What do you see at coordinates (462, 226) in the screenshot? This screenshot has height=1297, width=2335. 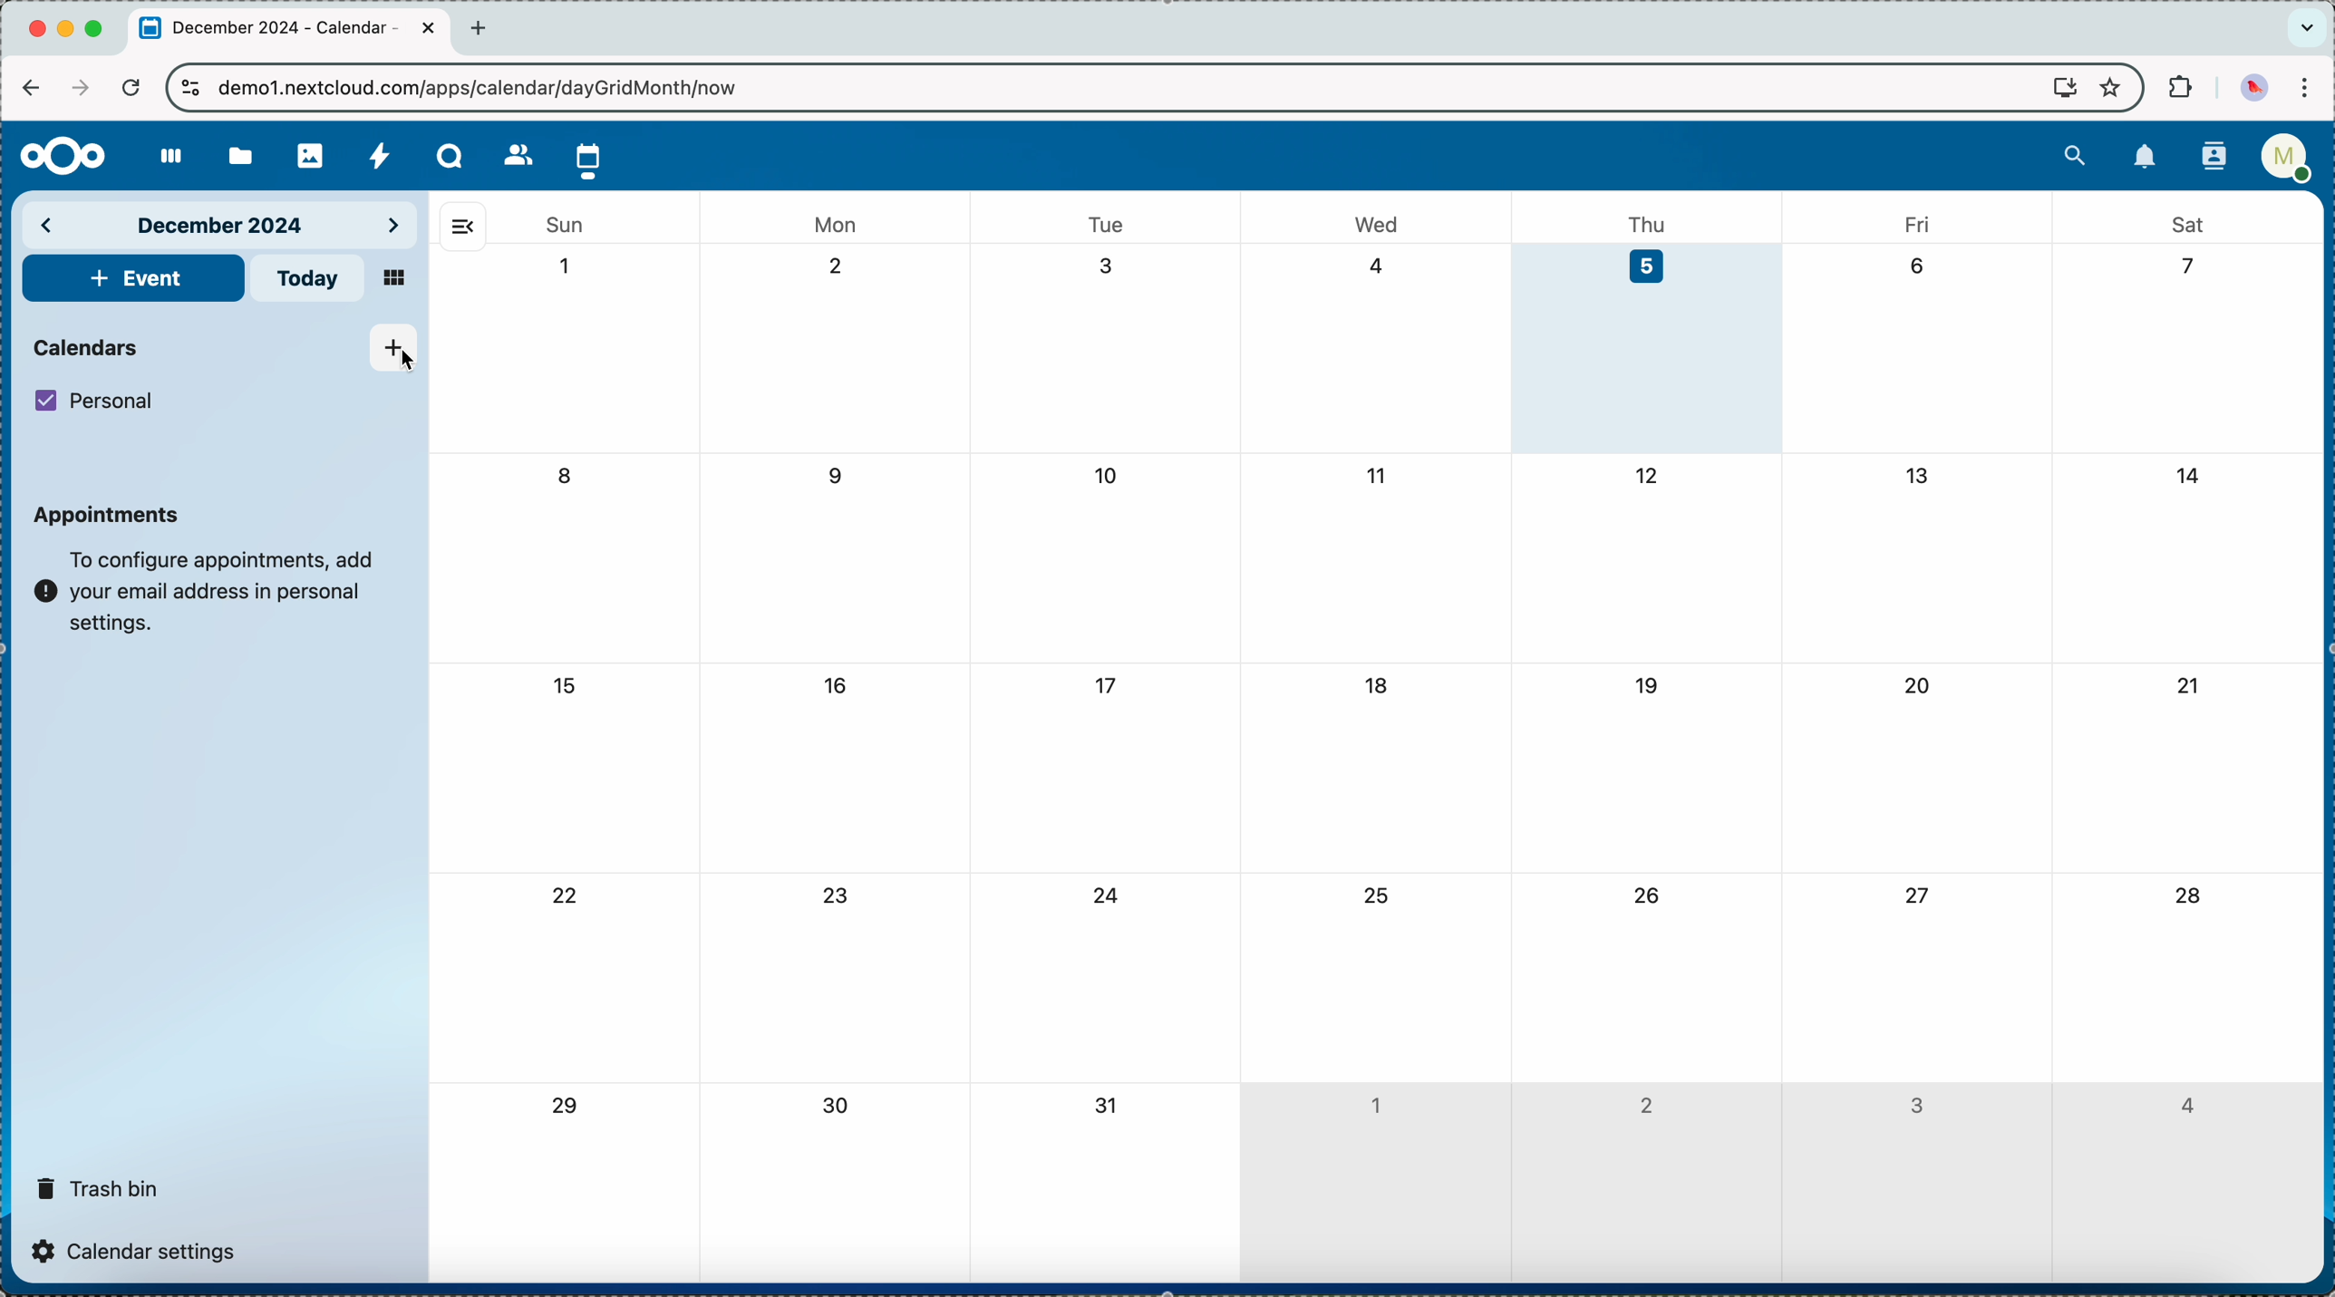 I see `hide side bar` at bounding box center [462, 226].